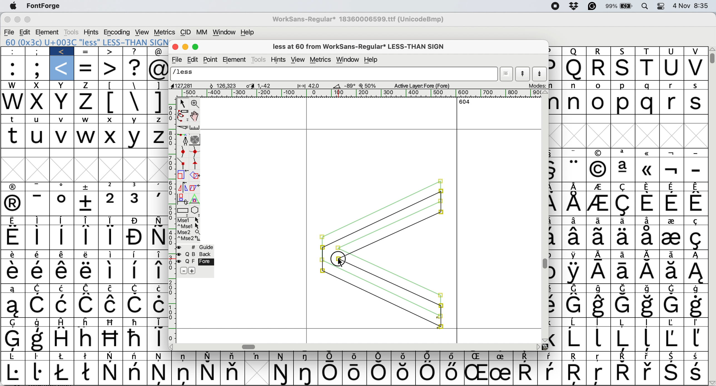 The height and width of the screenshot is (386, 716). I want to click on Symbol, so click(452, 355).